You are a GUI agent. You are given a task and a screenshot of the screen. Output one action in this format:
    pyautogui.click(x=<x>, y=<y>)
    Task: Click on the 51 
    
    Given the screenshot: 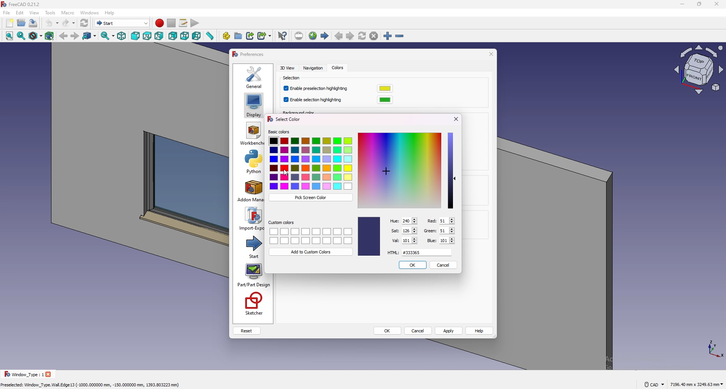 What is the action you would take?
    pyautogui.click(x=447, y=230)
    